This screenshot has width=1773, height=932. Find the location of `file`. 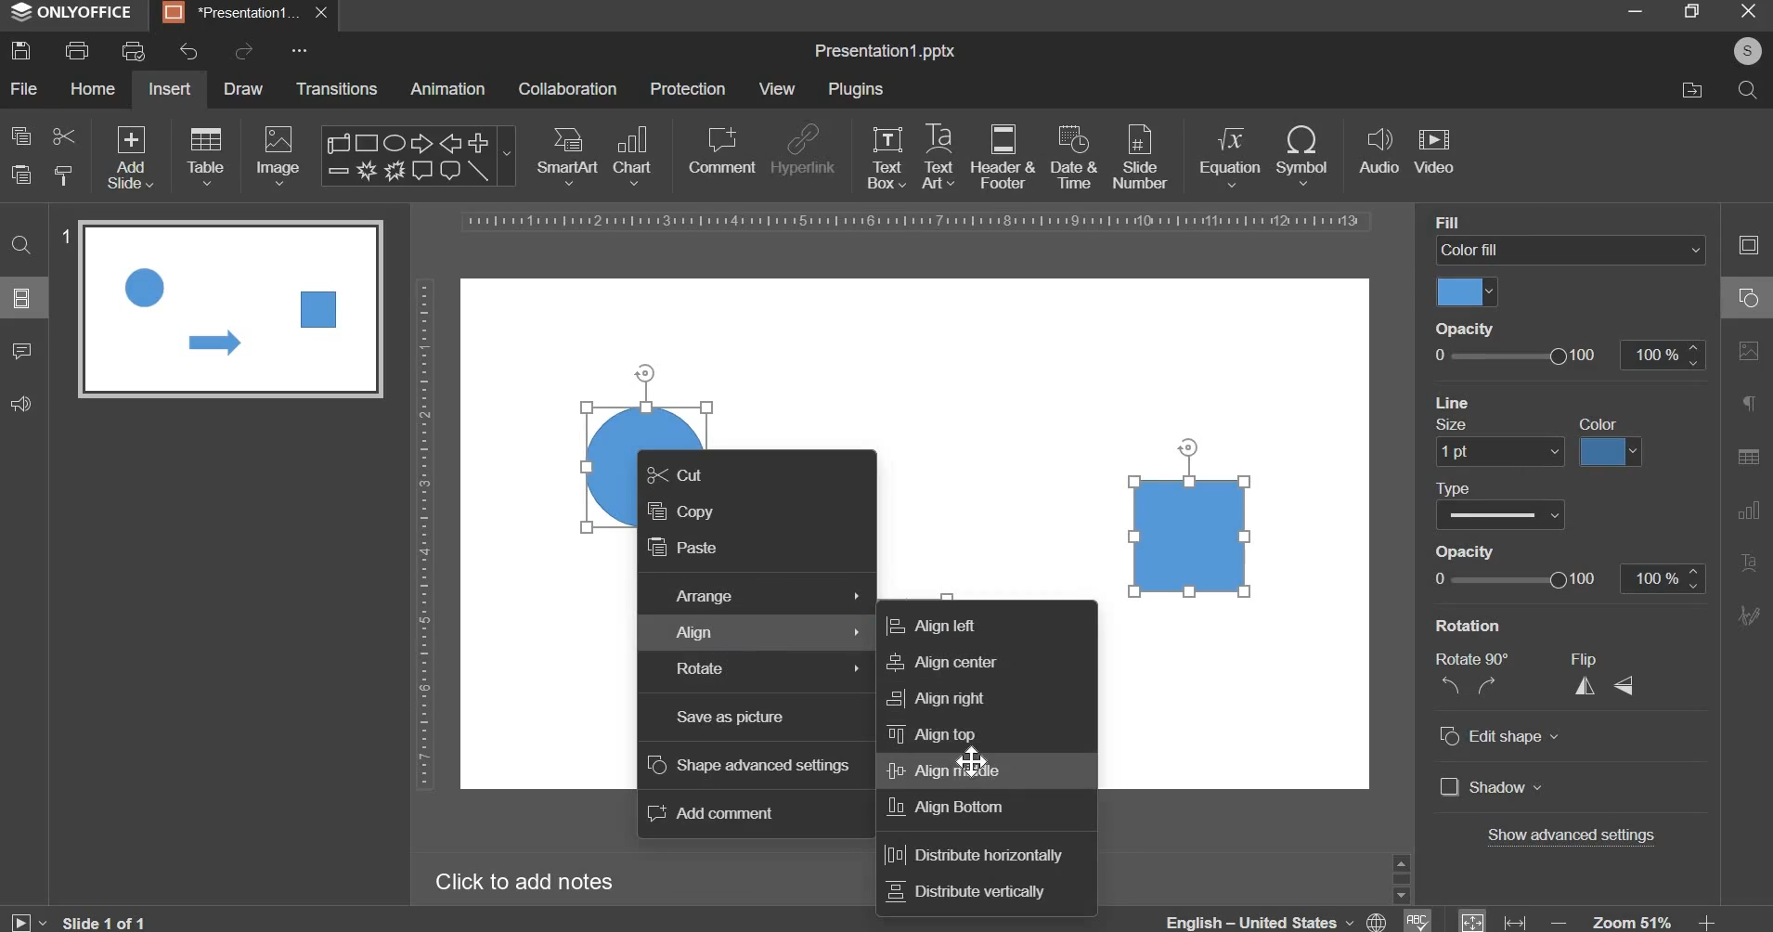

file is located at coordinates (23, 88).